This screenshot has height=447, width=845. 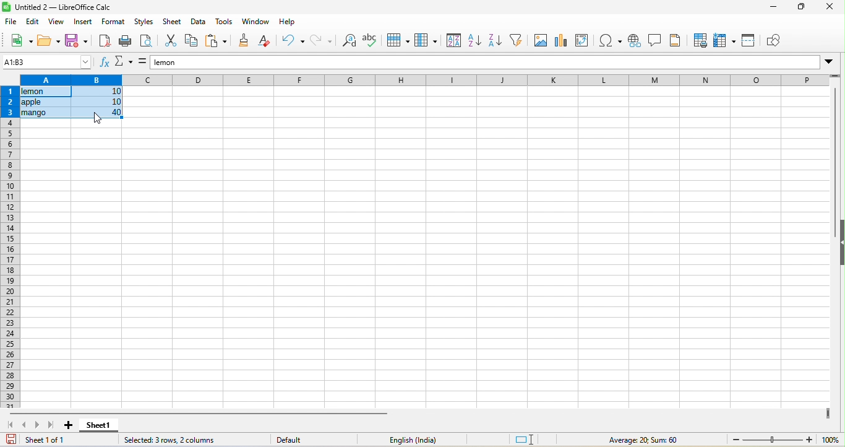 I want to click on sheet 1, so click(x=101, y=425).